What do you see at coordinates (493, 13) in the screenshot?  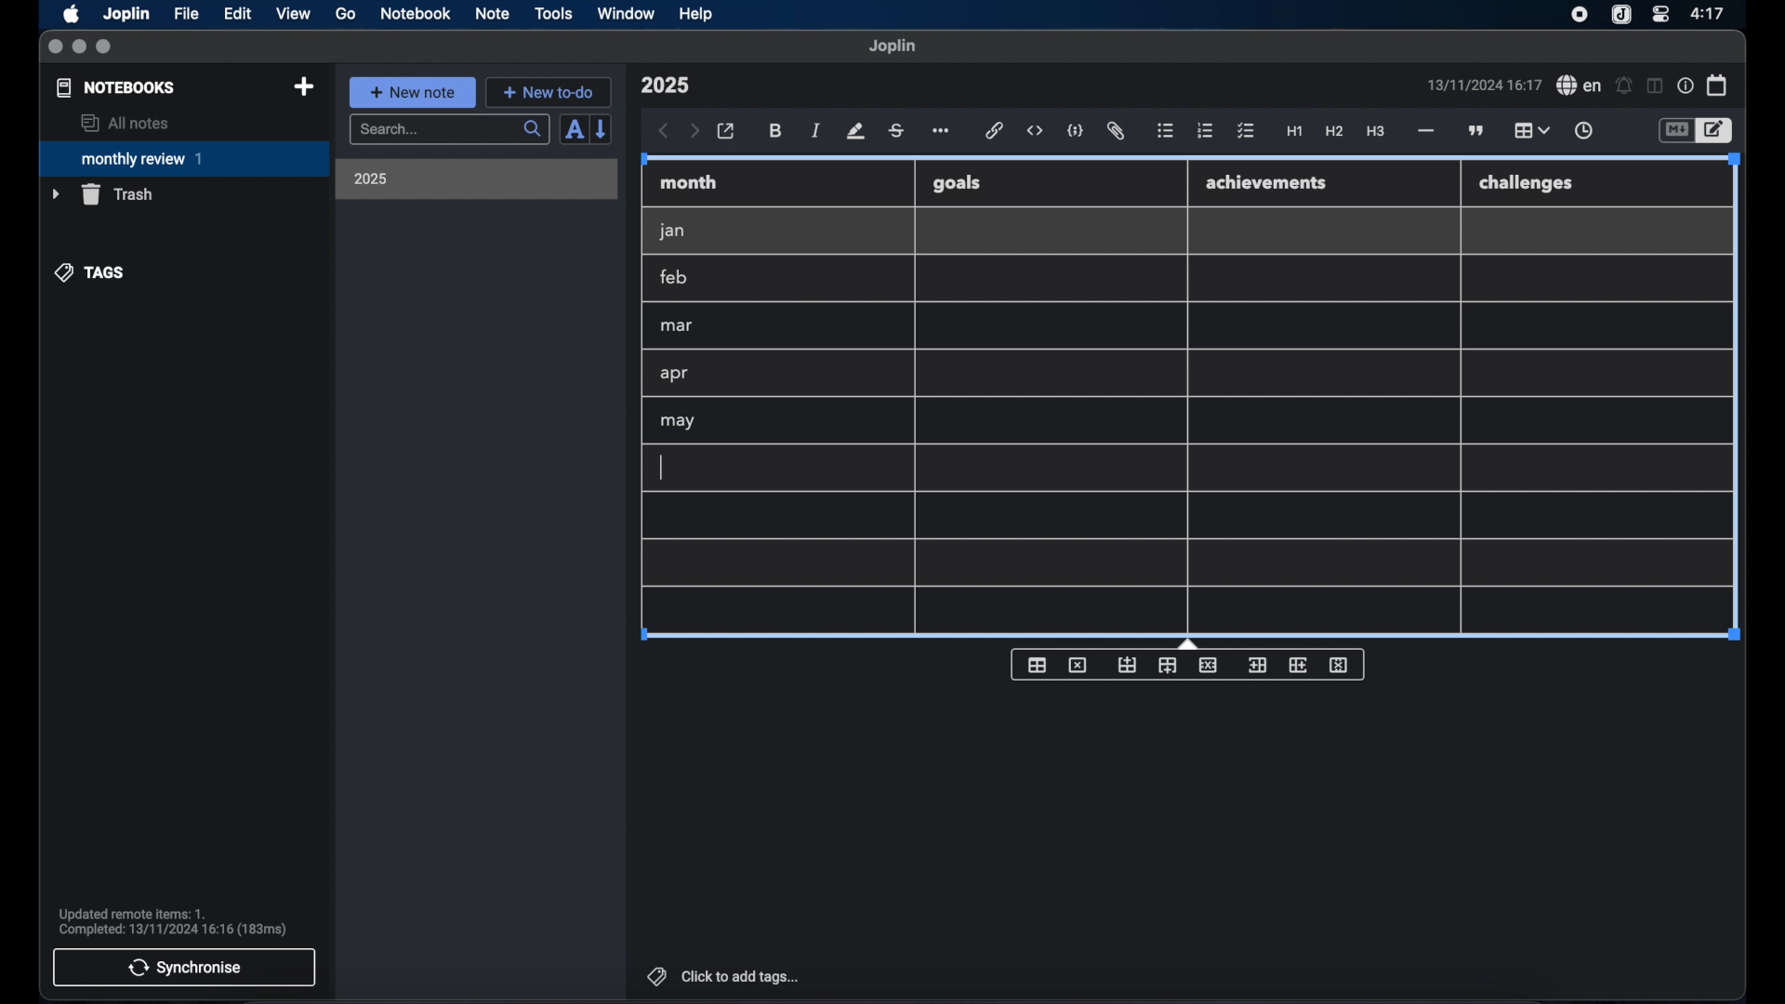 I see `note` at bounding box center [493, 13].